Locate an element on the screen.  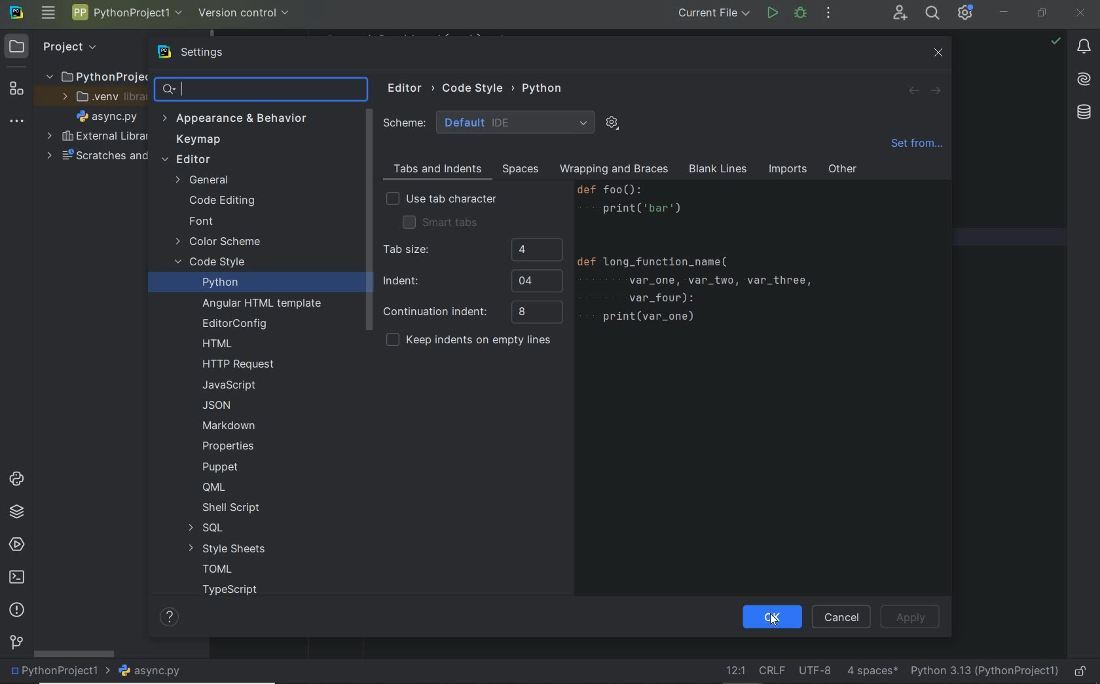
scratches and consoles is located at coordinates (89, 159).